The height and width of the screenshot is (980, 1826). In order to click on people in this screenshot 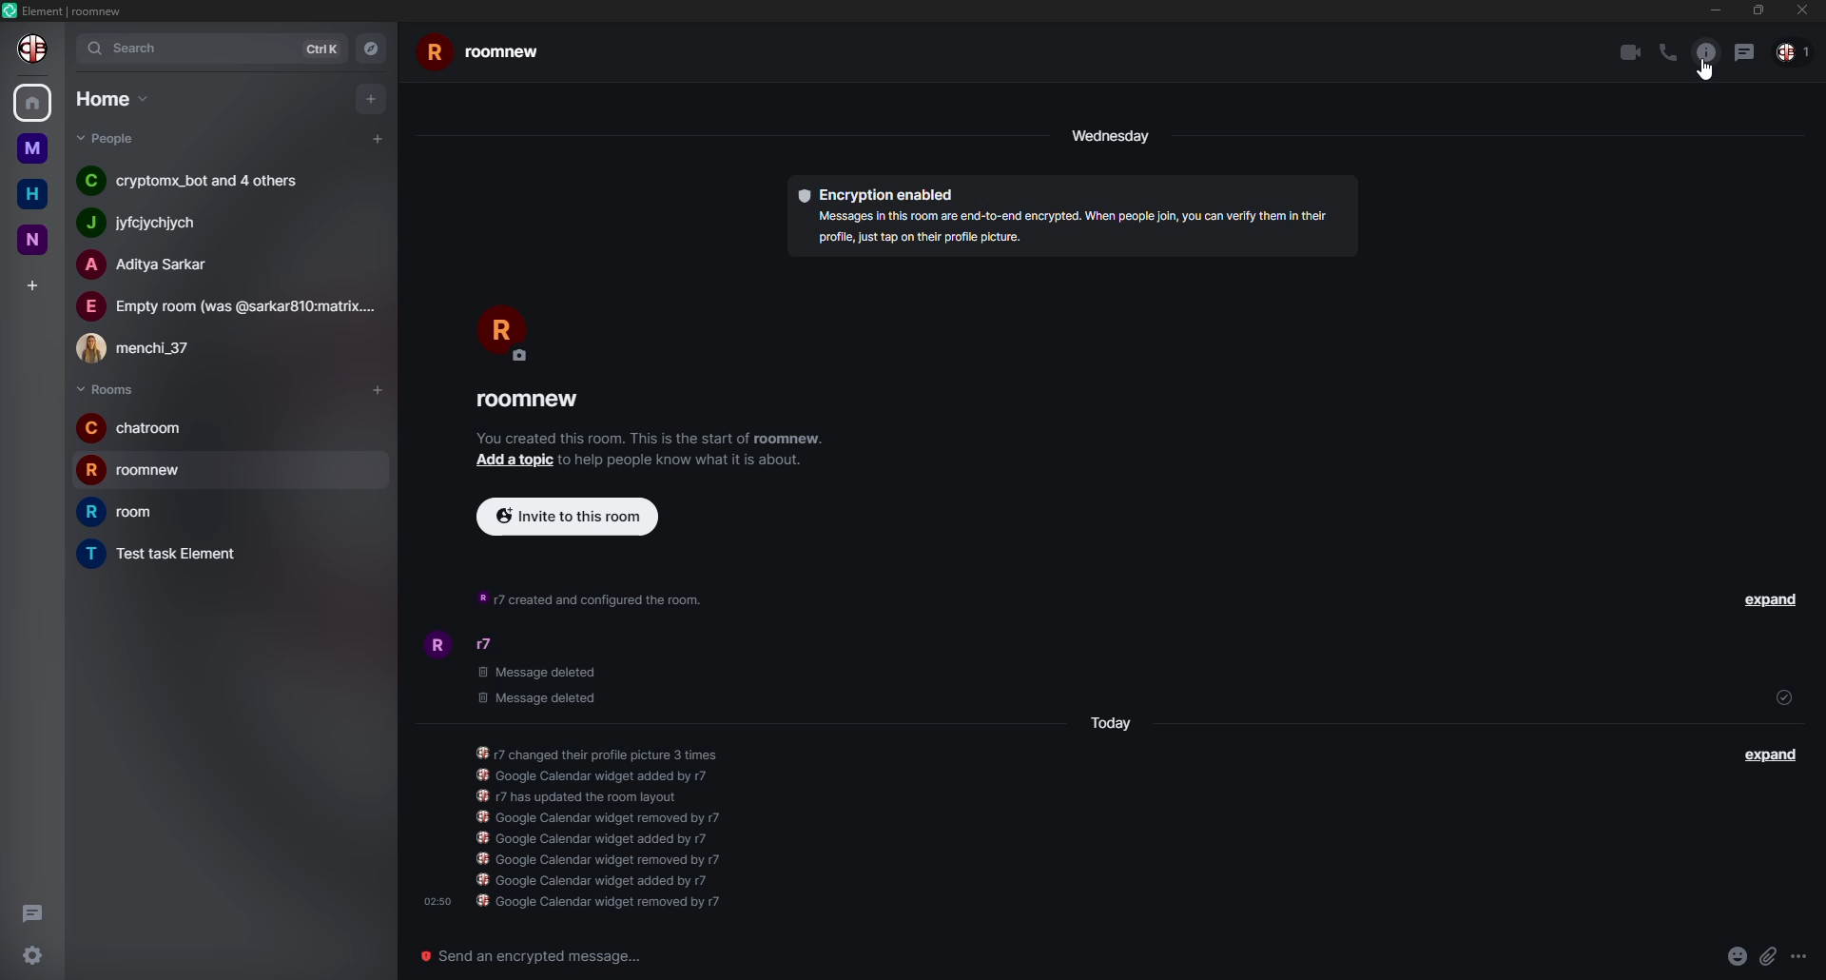, I will do `click(195, 182)`.